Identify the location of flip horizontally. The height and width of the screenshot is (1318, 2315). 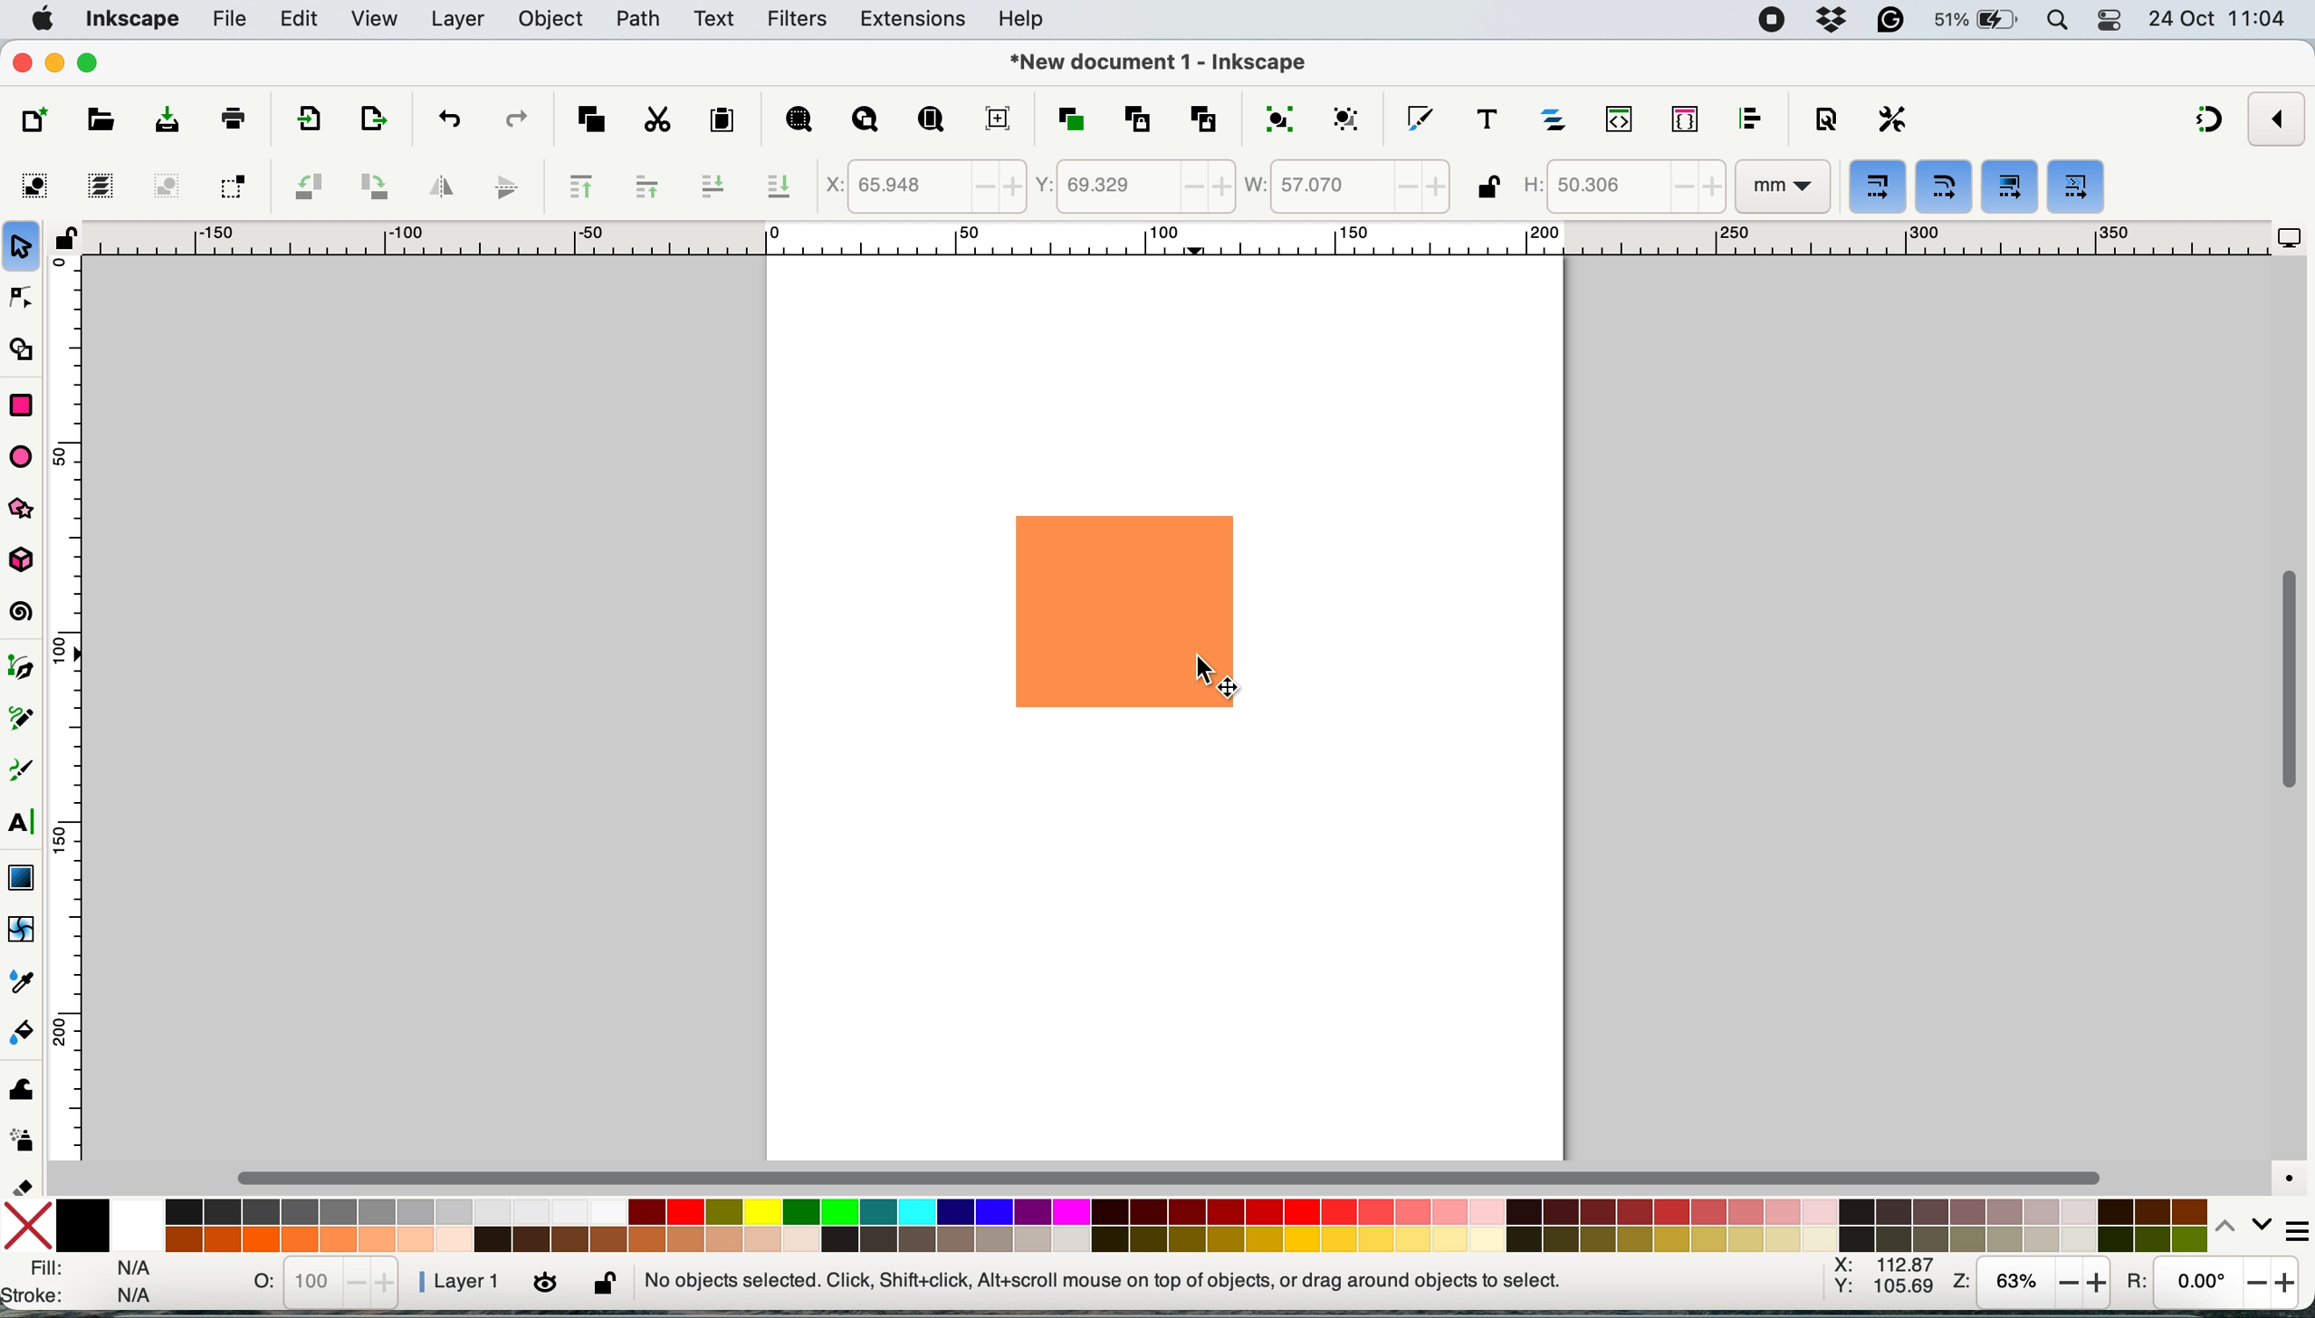
(437, 185).